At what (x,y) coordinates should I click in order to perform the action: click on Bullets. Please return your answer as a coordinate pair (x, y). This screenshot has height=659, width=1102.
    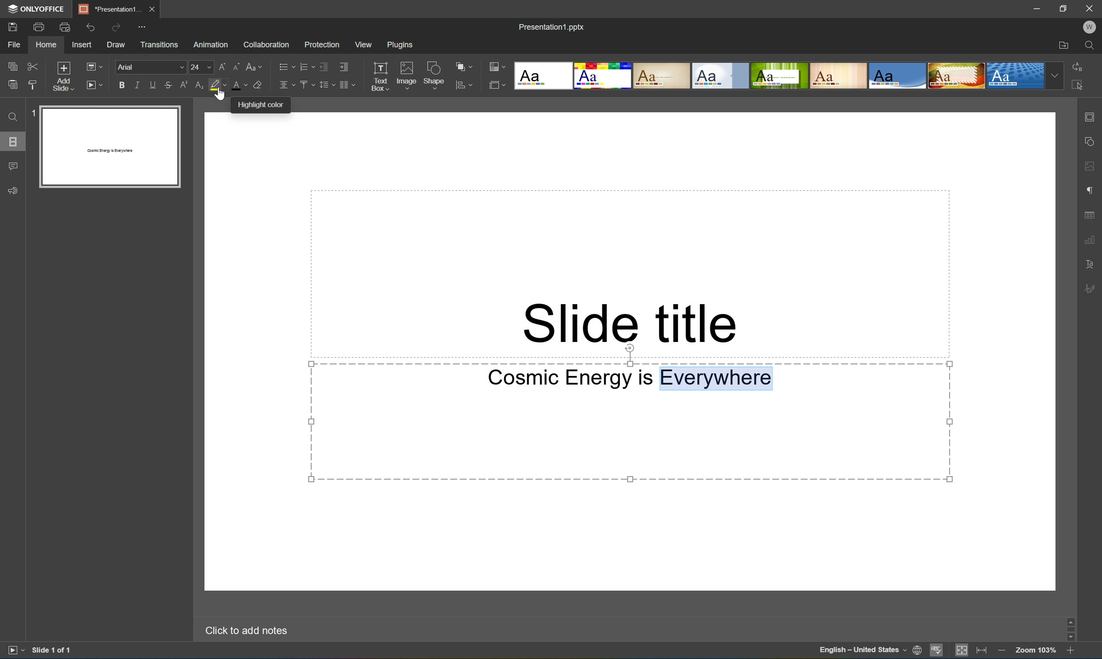
    Looking at the image, I should click on (284, 66).